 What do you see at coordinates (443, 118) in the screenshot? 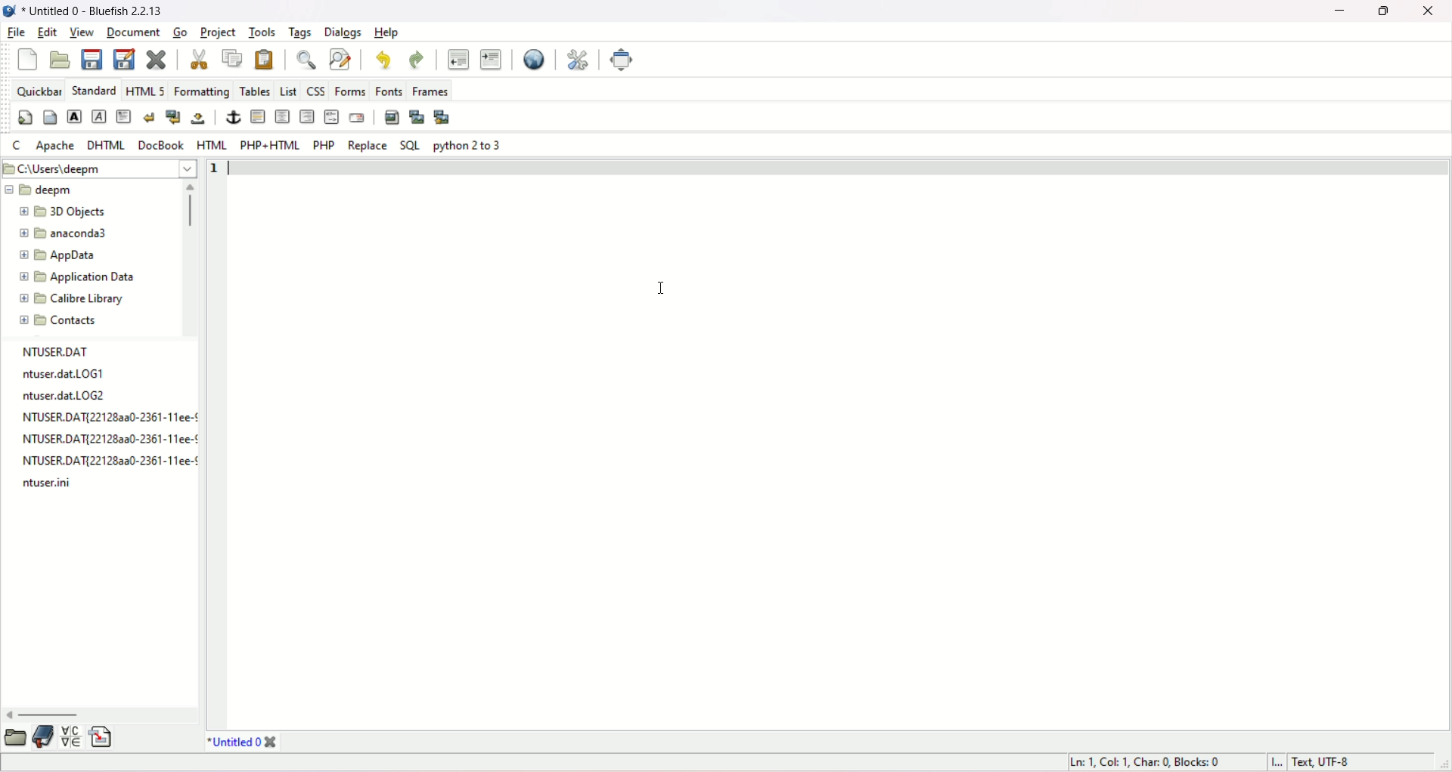
I see `multi thumbnail` at bounding box center [443, 118].